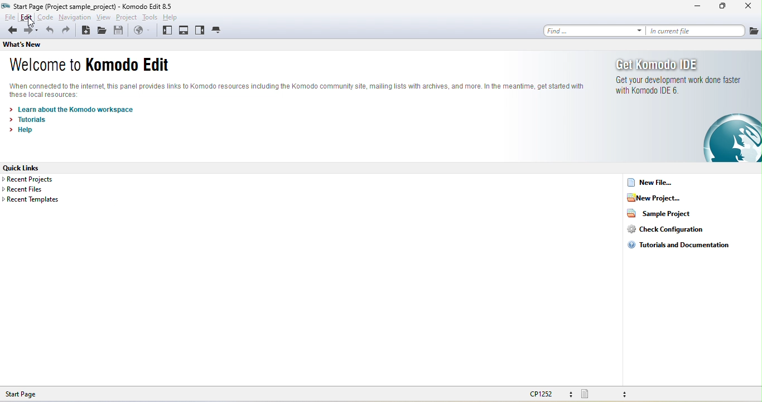  Describe the element at coordinates (8, 17) in the screenshot. I see `file` at that location.